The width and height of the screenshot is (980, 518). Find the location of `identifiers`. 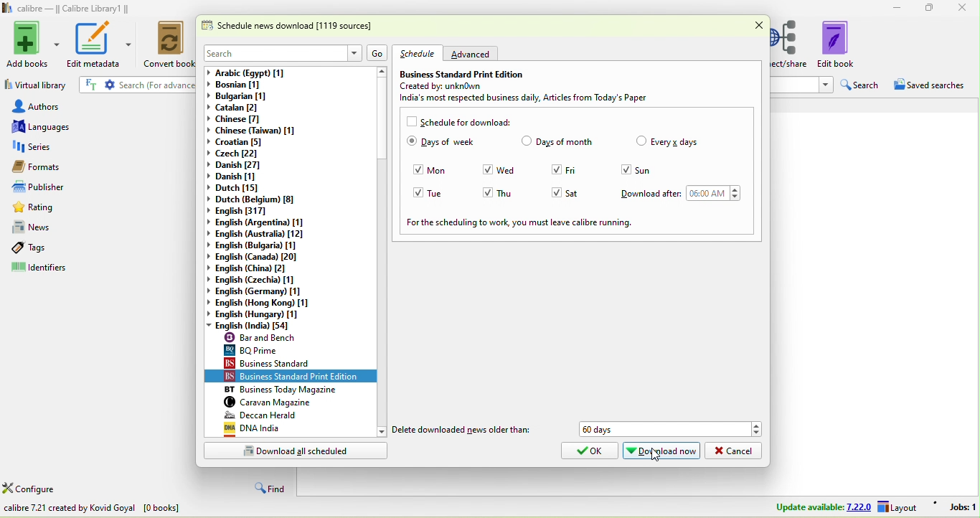

identifiers is located at coordinates (99, 270).